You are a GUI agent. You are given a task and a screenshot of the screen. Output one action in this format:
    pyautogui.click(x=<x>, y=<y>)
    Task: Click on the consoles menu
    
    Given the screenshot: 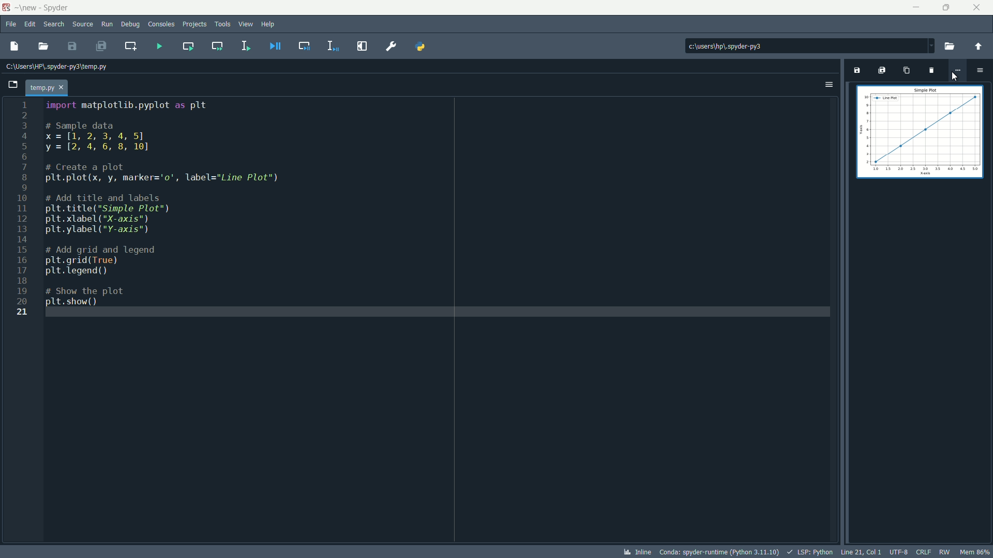 What is the action you would take?
    pyautogui.click(x=160, y=24)
    